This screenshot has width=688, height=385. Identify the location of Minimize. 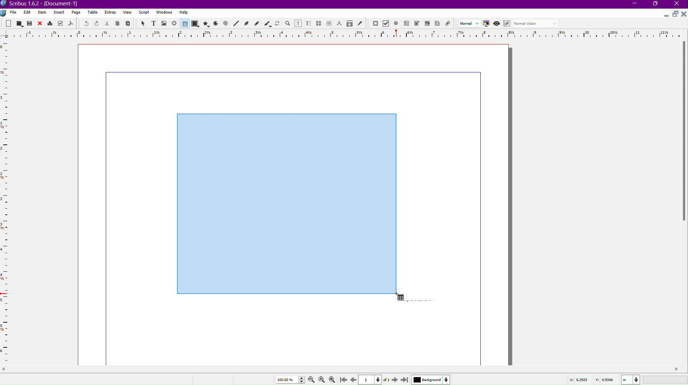
(635, 4).